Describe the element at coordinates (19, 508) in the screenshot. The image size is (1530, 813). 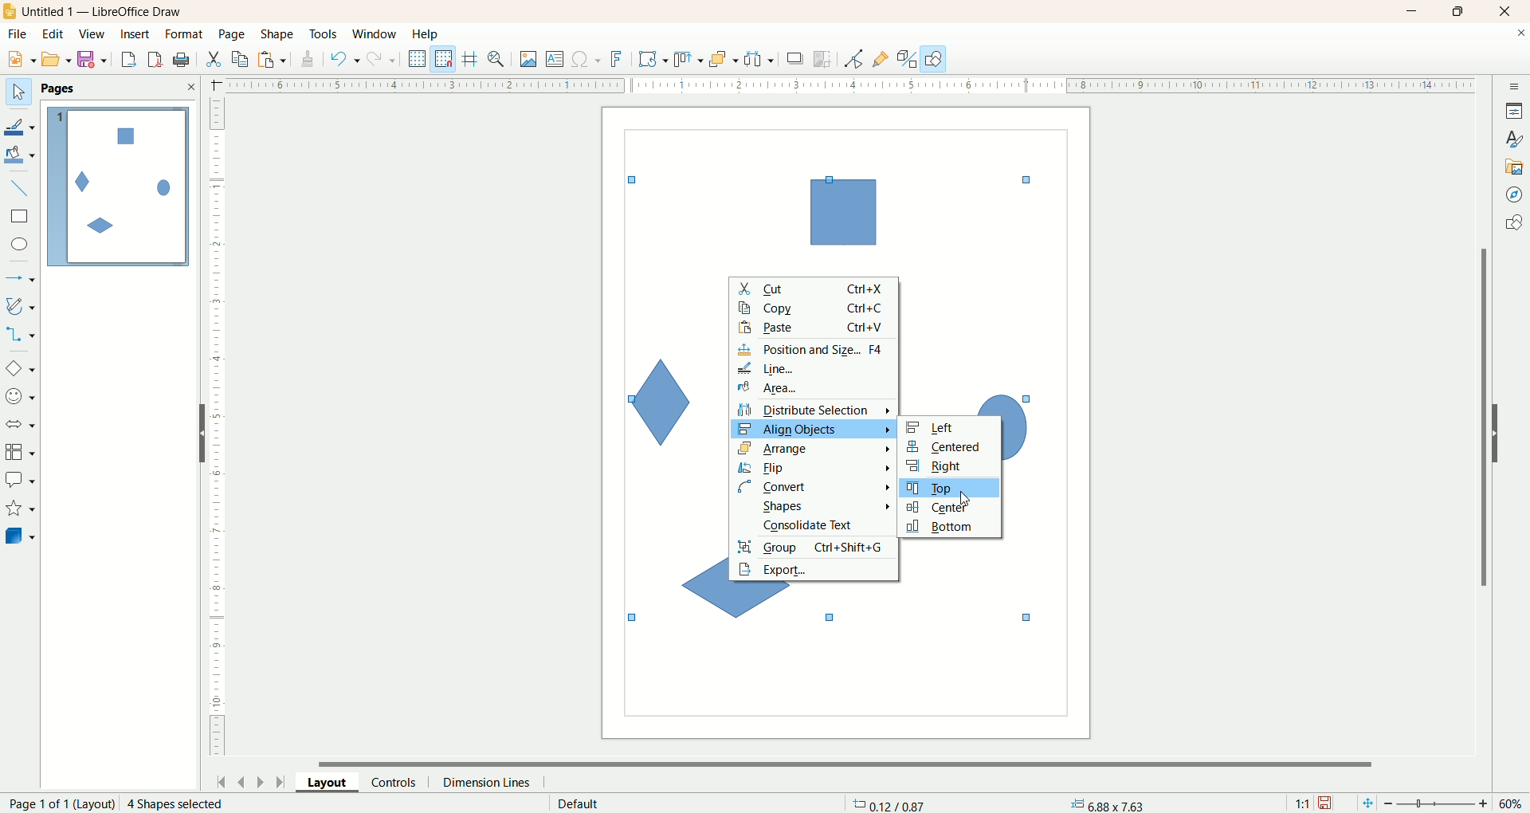
I see `stars and banners` at that location.